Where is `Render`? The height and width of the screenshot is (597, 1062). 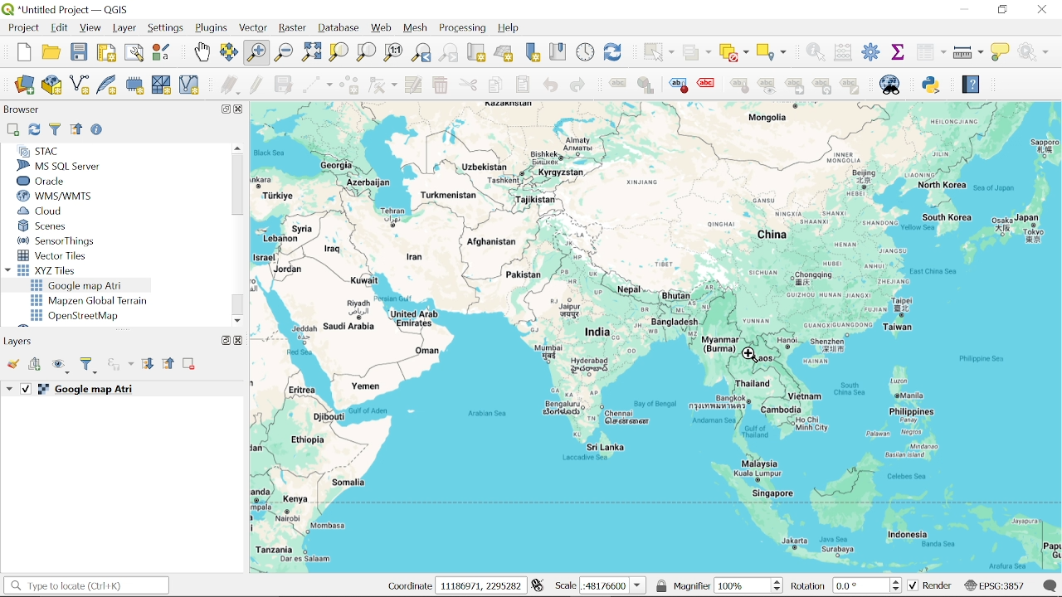
Render is located at coordinates (930, 586).